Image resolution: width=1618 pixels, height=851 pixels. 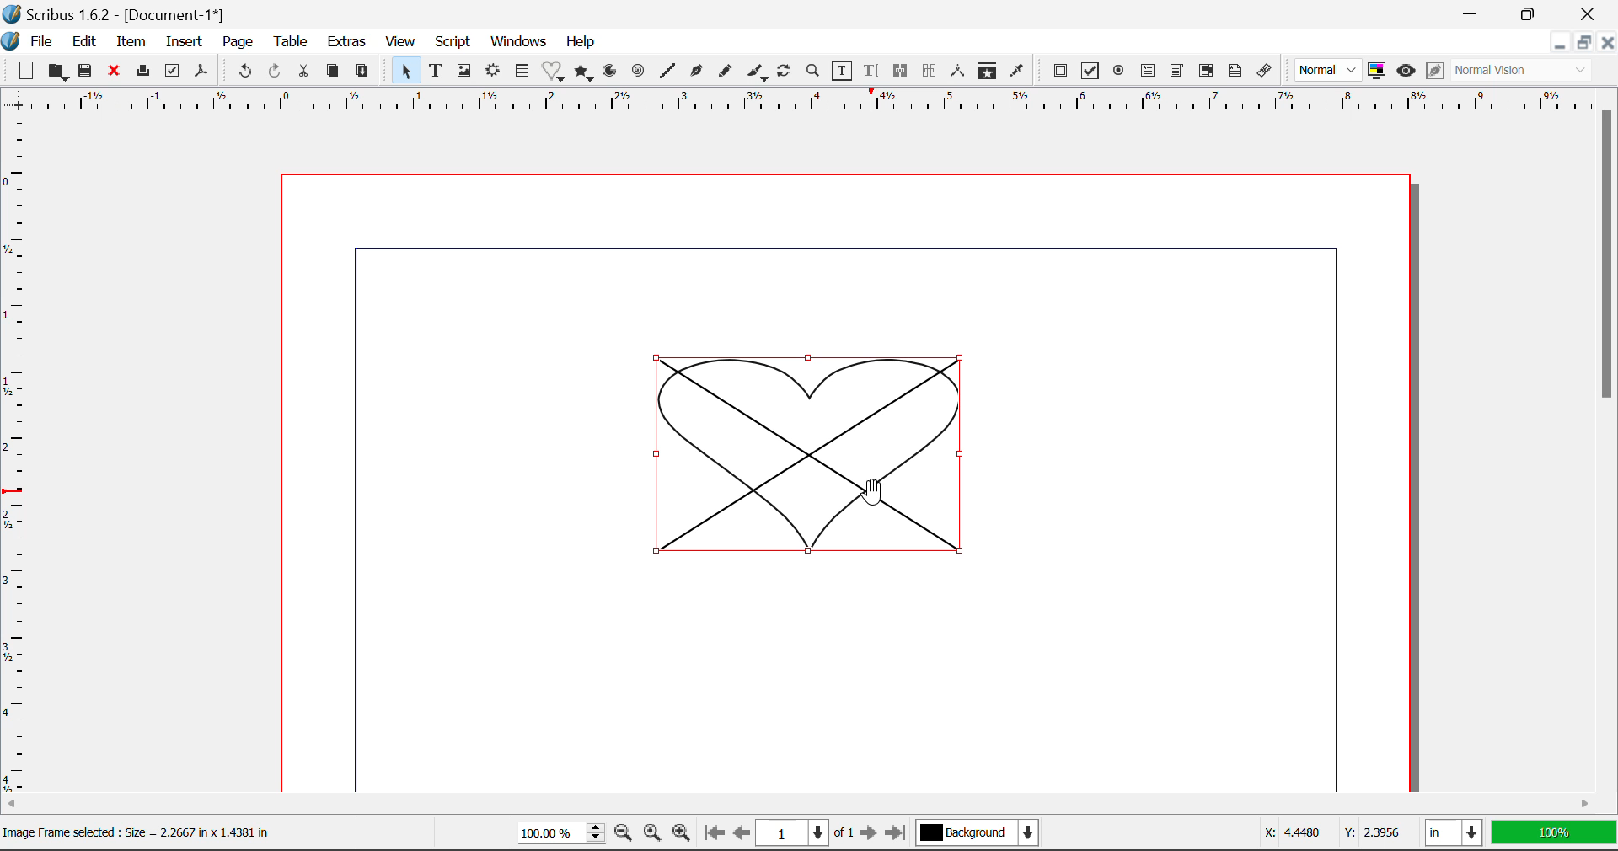 I want to click on Calligraphic Curve, so click(x=758, y=74).